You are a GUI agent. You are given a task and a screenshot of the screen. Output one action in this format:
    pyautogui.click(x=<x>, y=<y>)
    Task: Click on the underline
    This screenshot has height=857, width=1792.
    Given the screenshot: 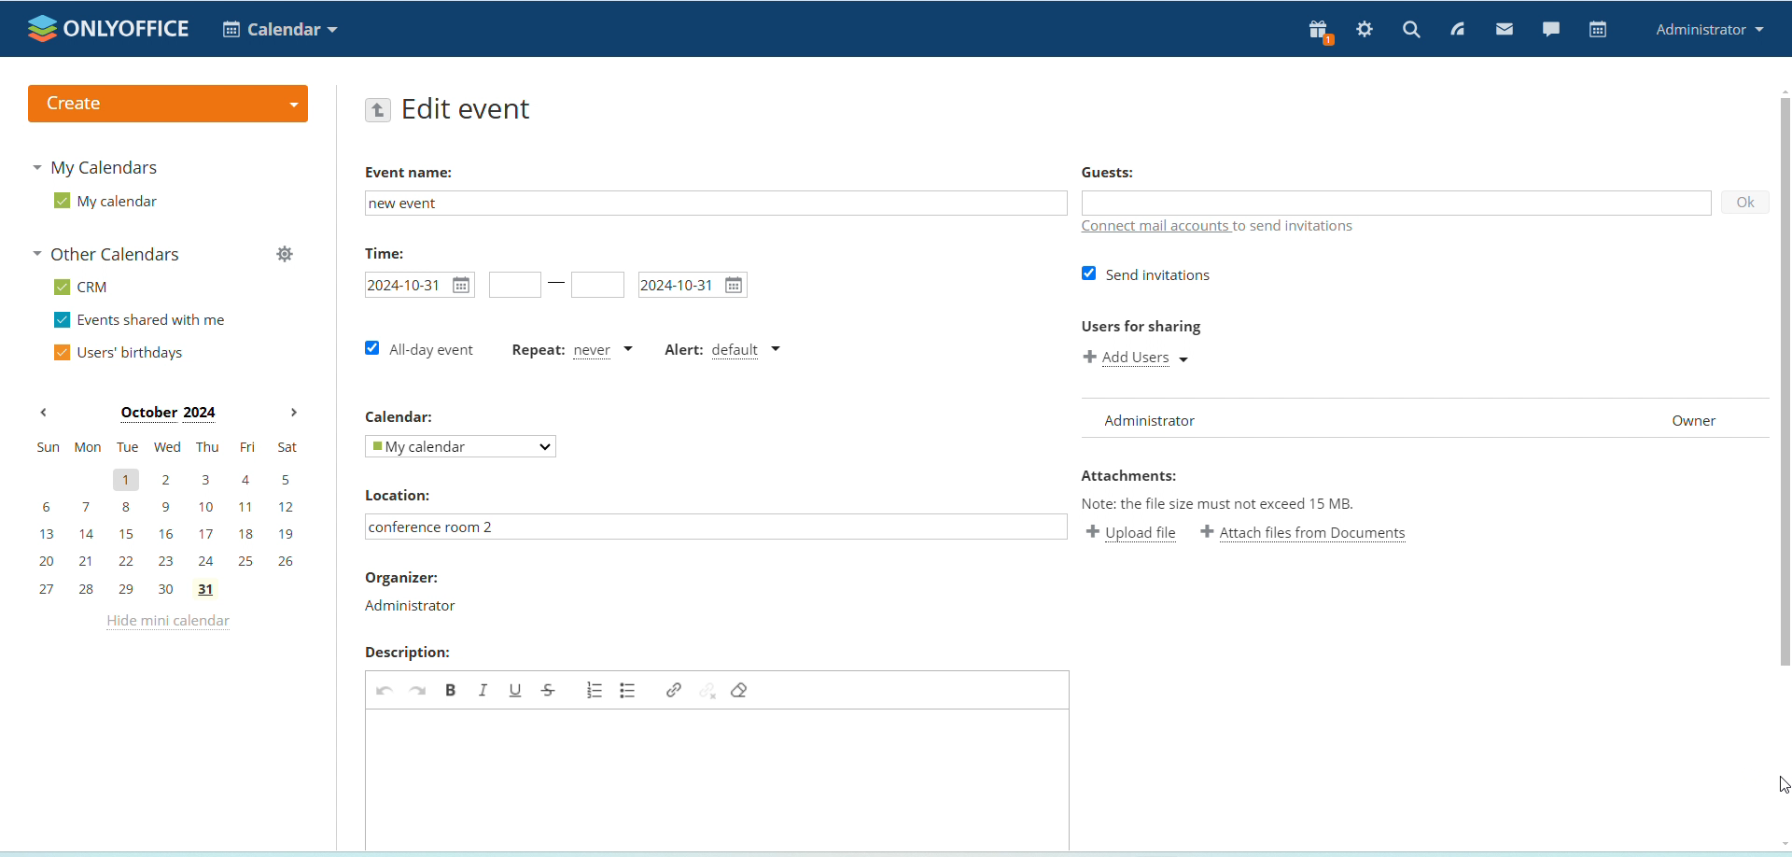 What is the action you would take?
    pyautogui.click(x=514, y=690)
    